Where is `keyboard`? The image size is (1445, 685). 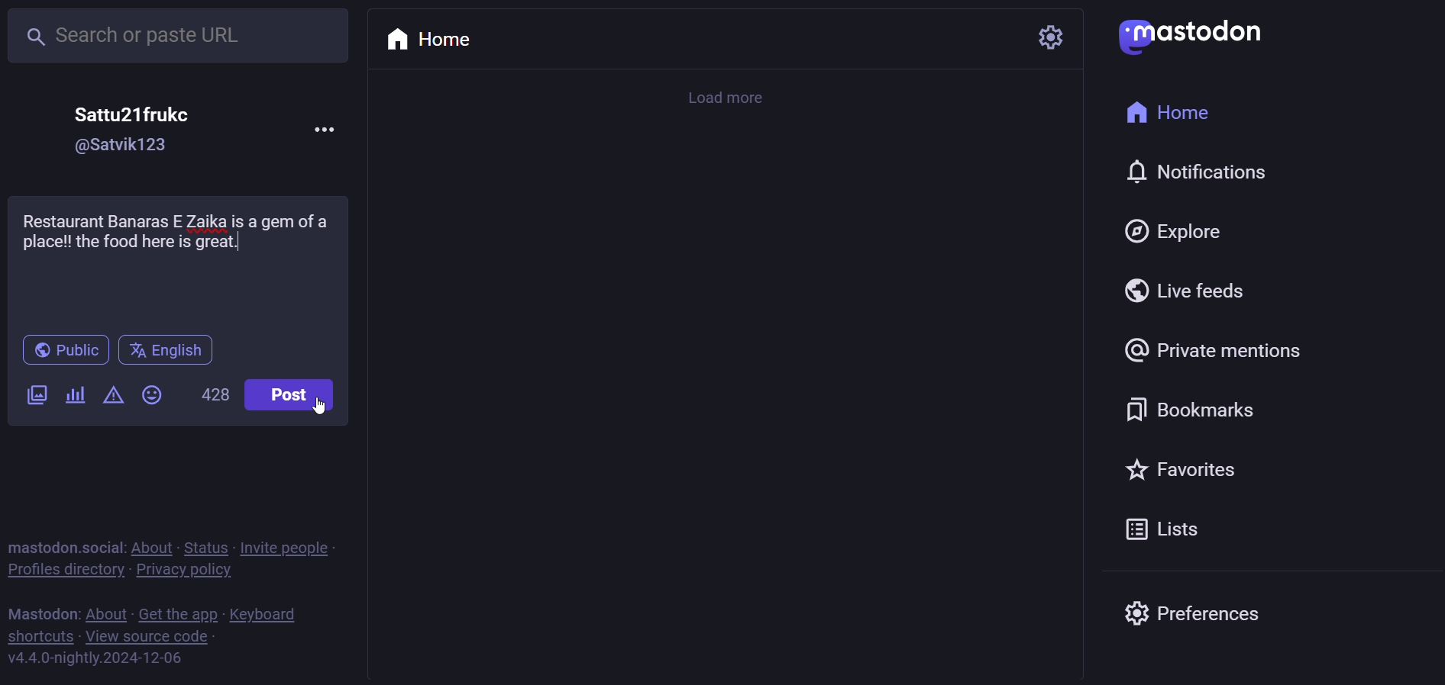 keyboard is located at coordinates (267, 615).